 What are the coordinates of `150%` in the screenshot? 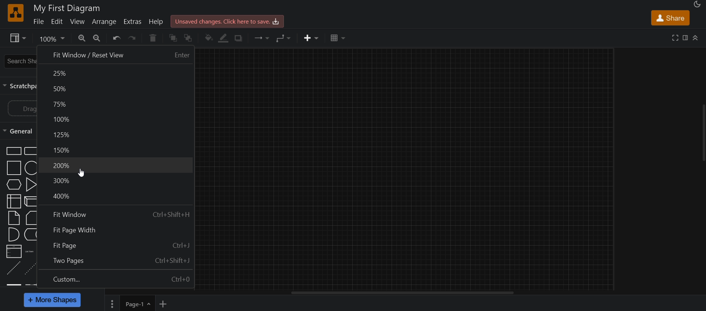 It's located at (117, 149).